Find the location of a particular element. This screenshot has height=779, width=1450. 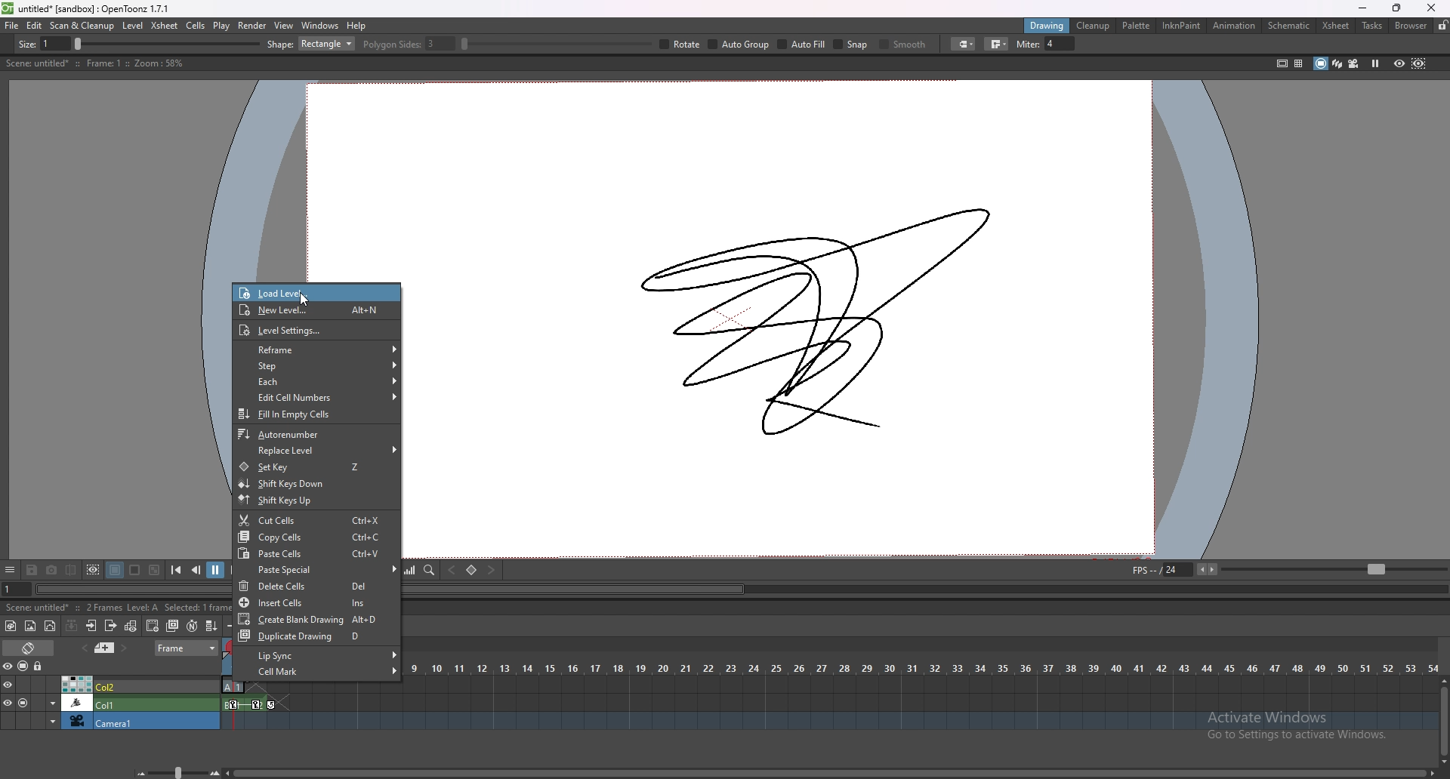

description is located at coordinates (119, 606).